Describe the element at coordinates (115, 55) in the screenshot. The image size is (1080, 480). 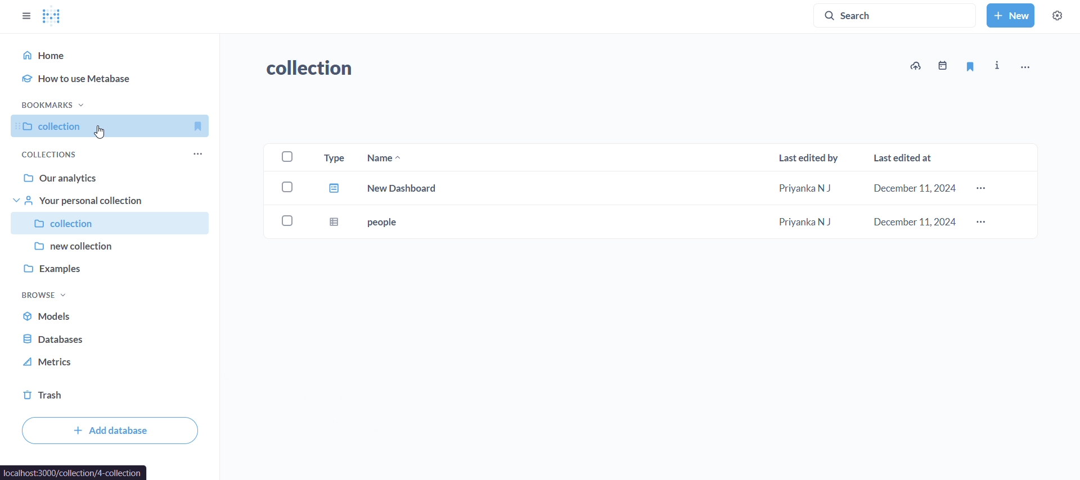
I see `home` at that location.